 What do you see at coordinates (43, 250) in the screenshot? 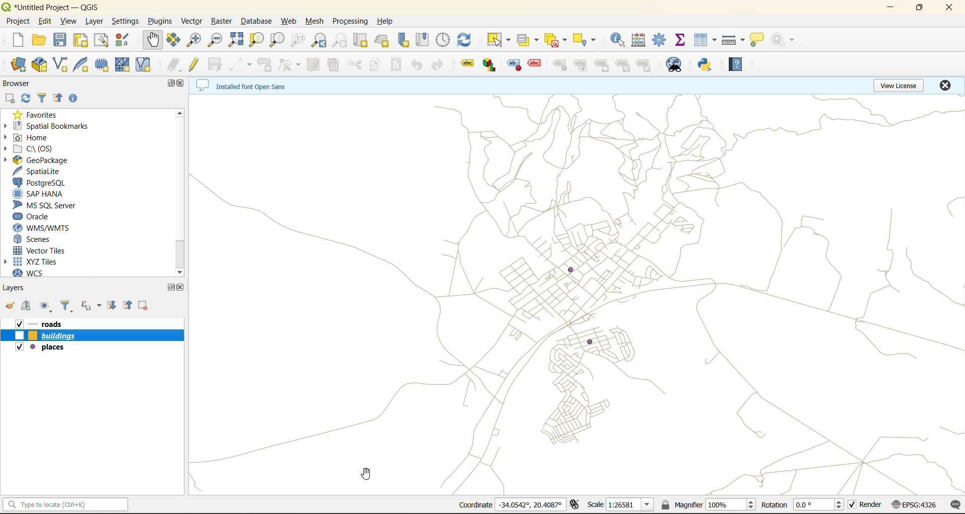
I see `vector tiles` at bounding box center [43, 250].